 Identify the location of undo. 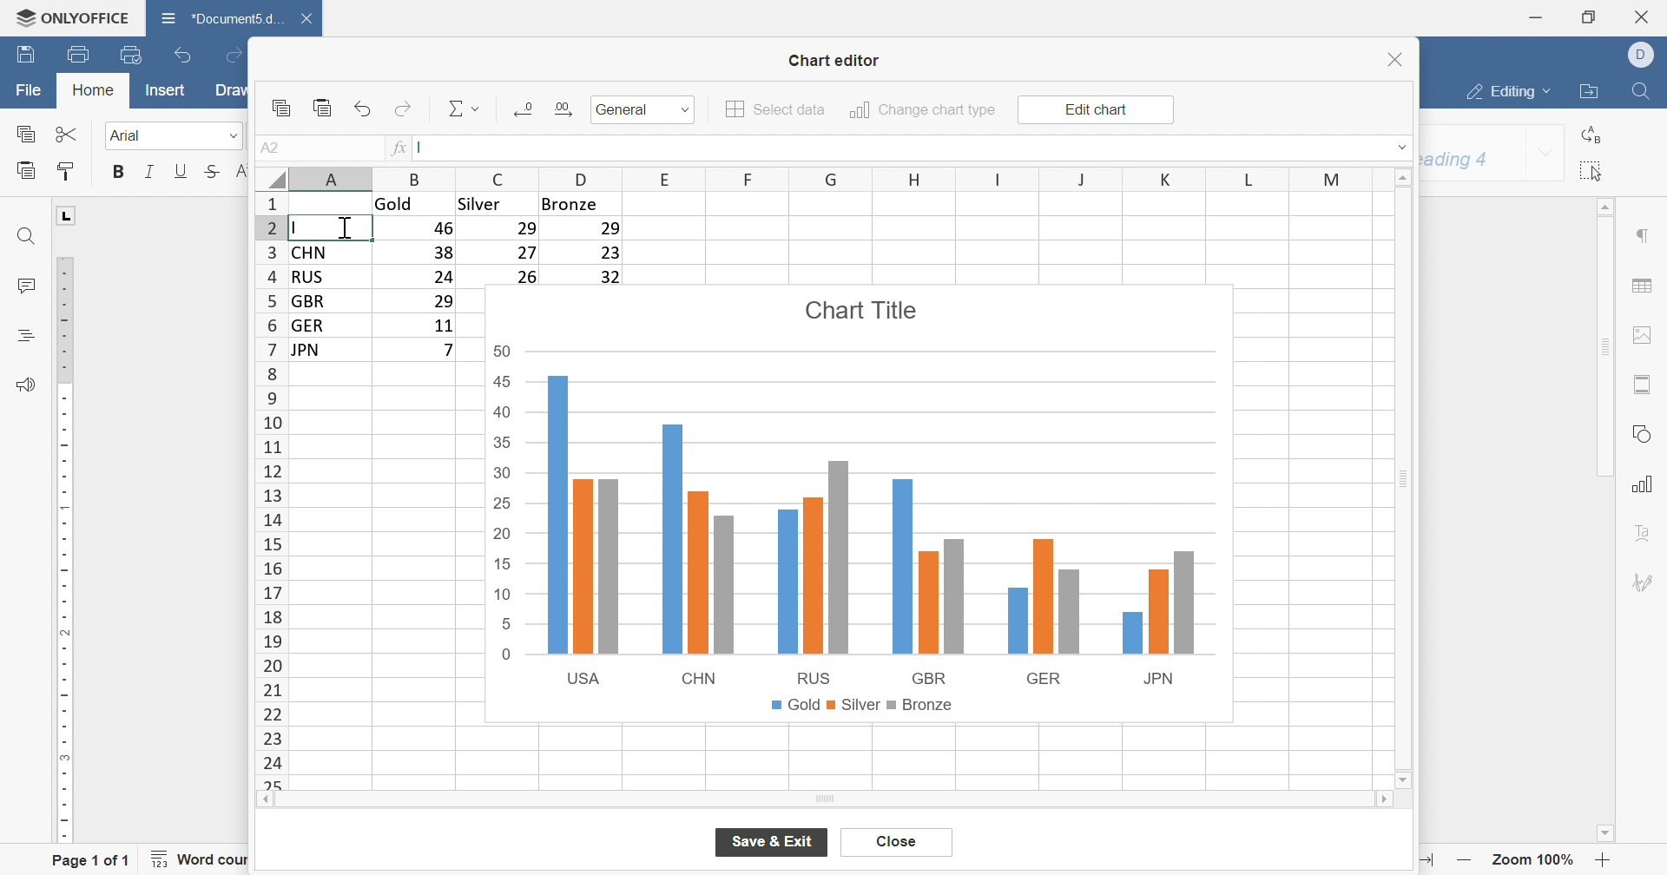
(365, 109).